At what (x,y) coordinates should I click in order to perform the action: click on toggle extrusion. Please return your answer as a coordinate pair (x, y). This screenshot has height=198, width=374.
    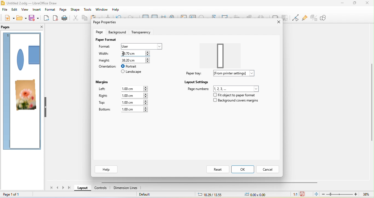
    Looking at the image, I should click on (314, 18).